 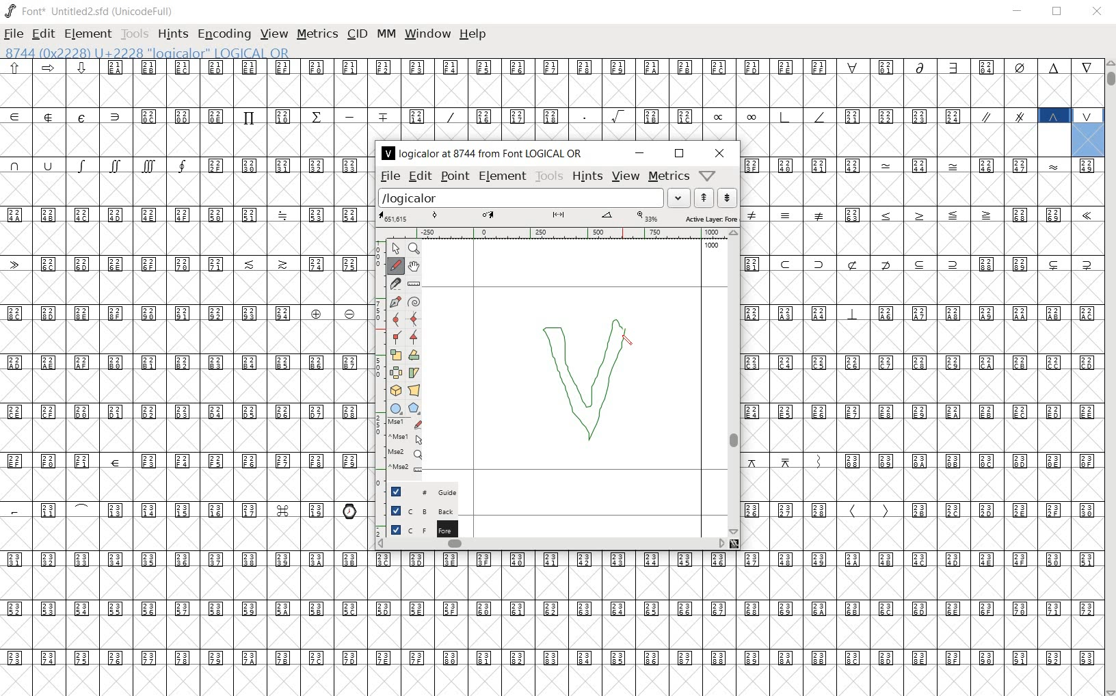 What do you see at coordinates (474, 34) in the screenshot?
I see `help` at bounding box center [474, 34].